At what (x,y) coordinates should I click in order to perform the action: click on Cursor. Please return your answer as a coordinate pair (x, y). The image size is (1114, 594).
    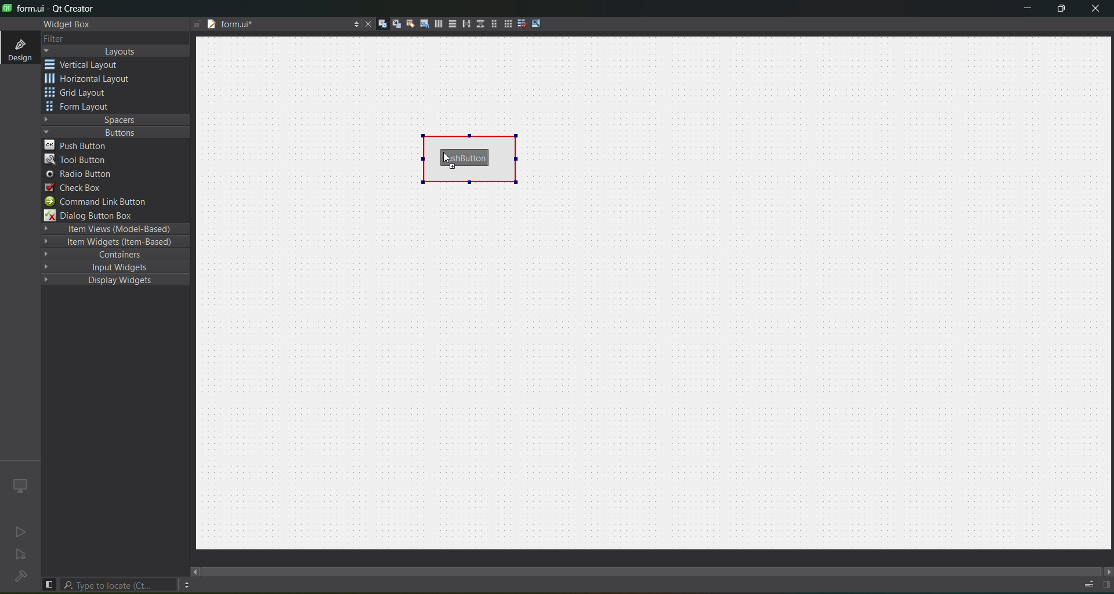
    Looking at the image, I should click on (446, 157).